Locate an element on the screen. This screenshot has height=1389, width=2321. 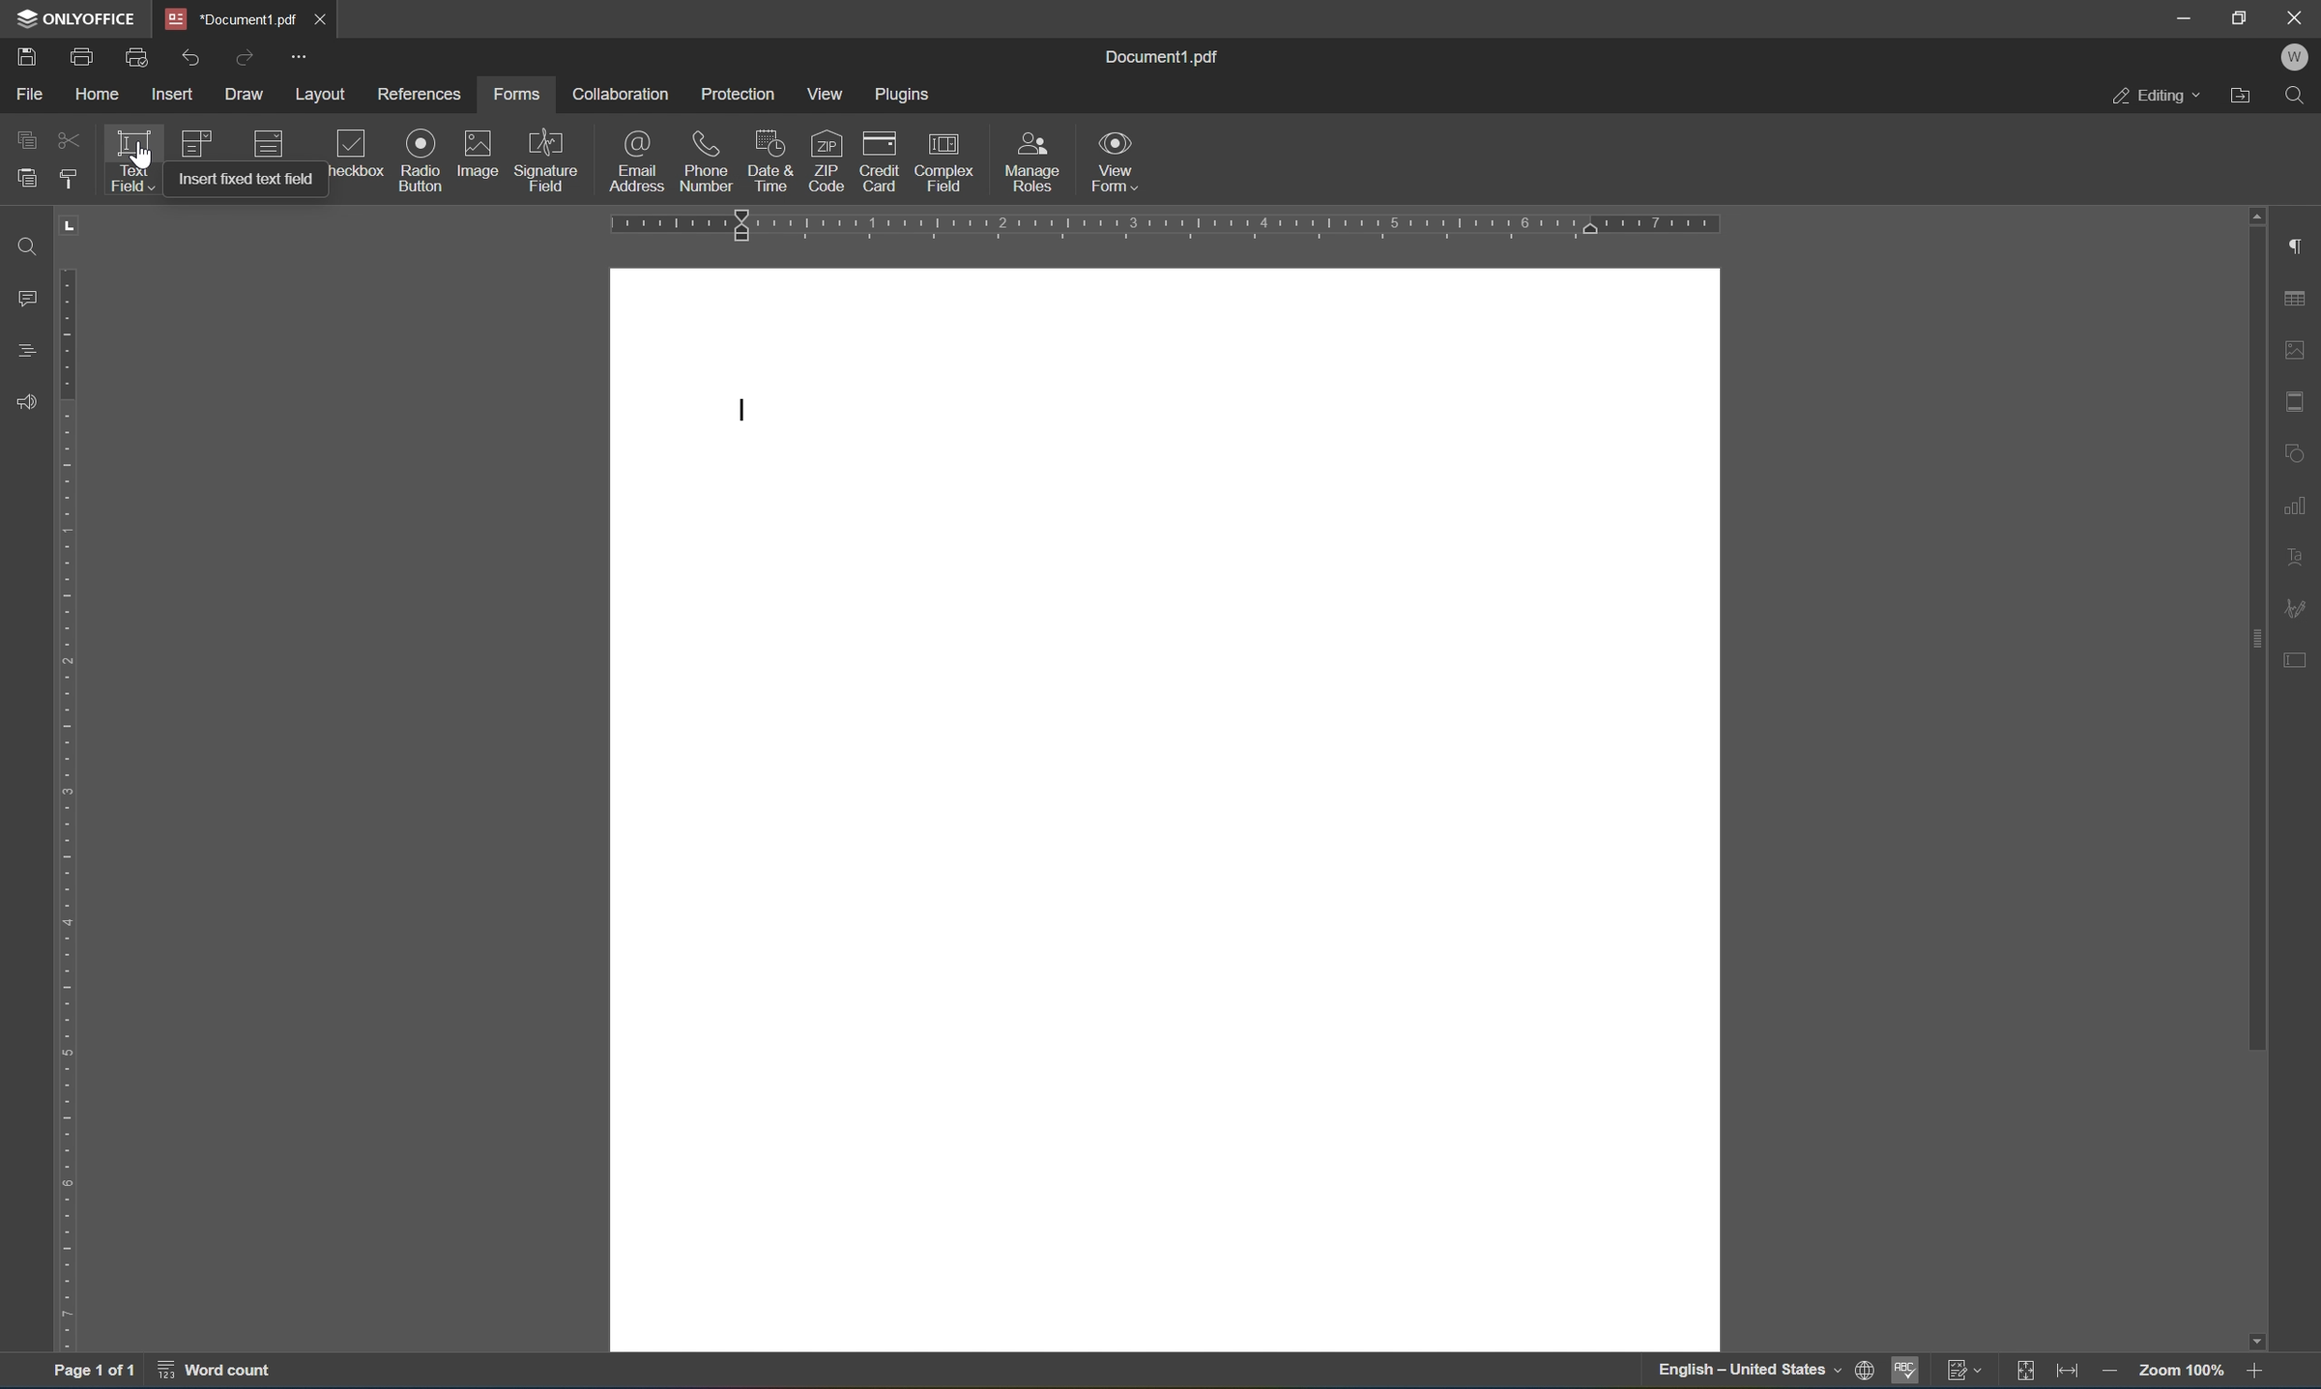
fit to width is located at coordinates (2070, 1374).